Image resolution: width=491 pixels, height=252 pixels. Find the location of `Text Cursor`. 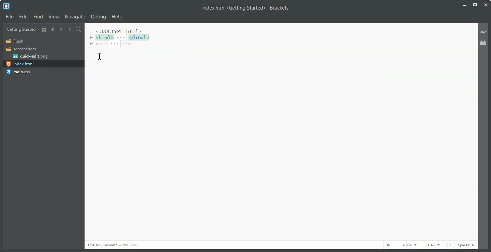

Text Cursor is located at coordinates (100, 56).